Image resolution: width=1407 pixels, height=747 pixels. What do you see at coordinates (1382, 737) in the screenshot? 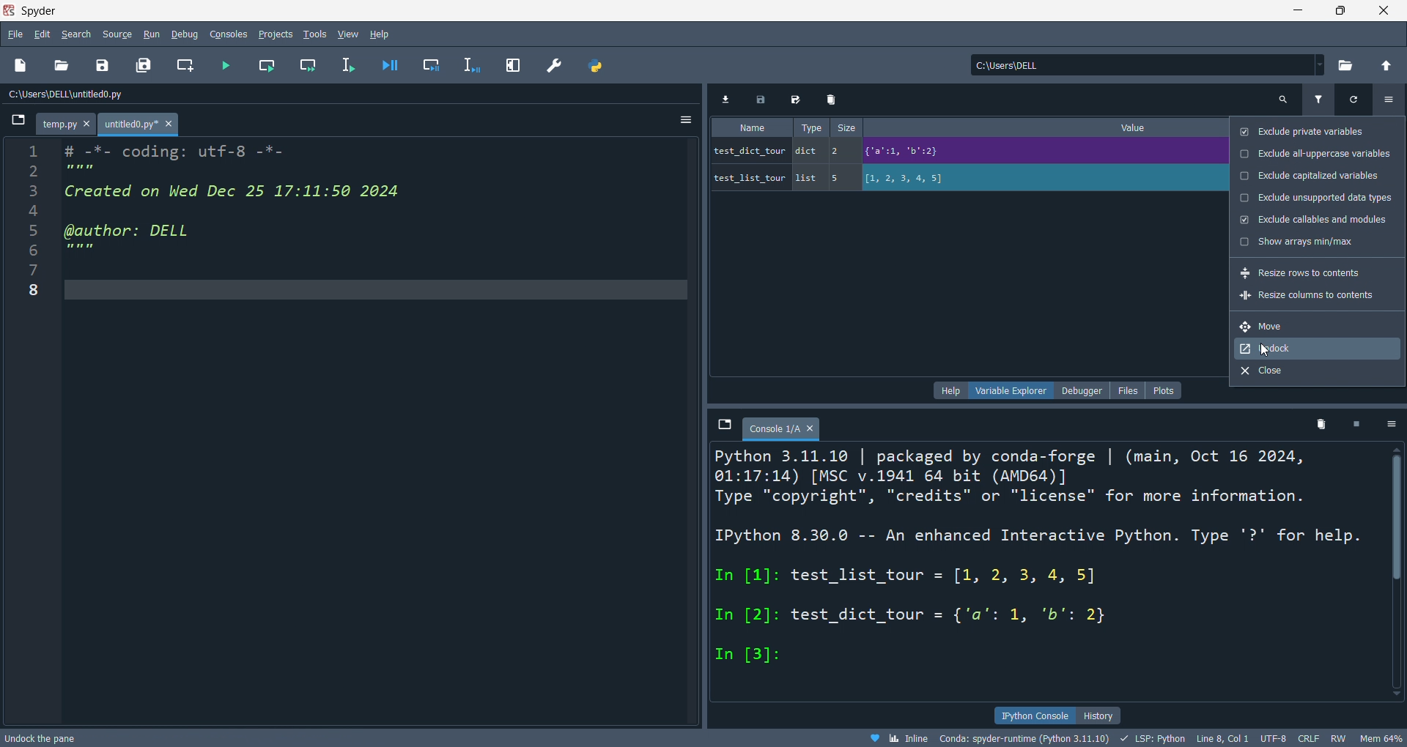
I see `Mem 63%` at bounding box center [1382, 737].